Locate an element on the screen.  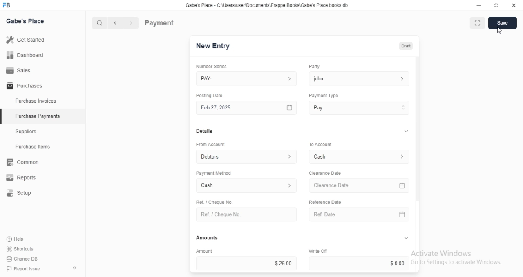
Purchases is located at coordinates (23, 86).